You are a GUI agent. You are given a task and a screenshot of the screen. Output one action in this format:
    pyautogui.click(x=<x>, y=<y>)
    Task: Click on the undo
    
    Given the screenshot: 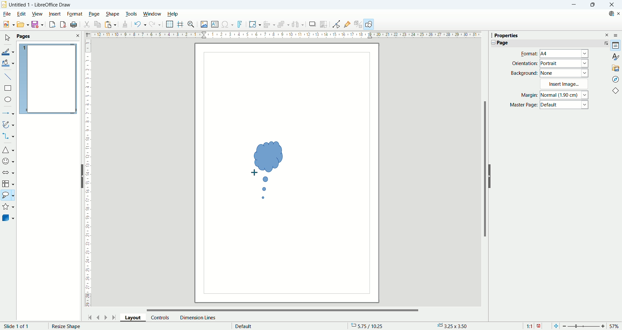 What is the action you would take?
    pyautogui.click(x=139, y=24)
    